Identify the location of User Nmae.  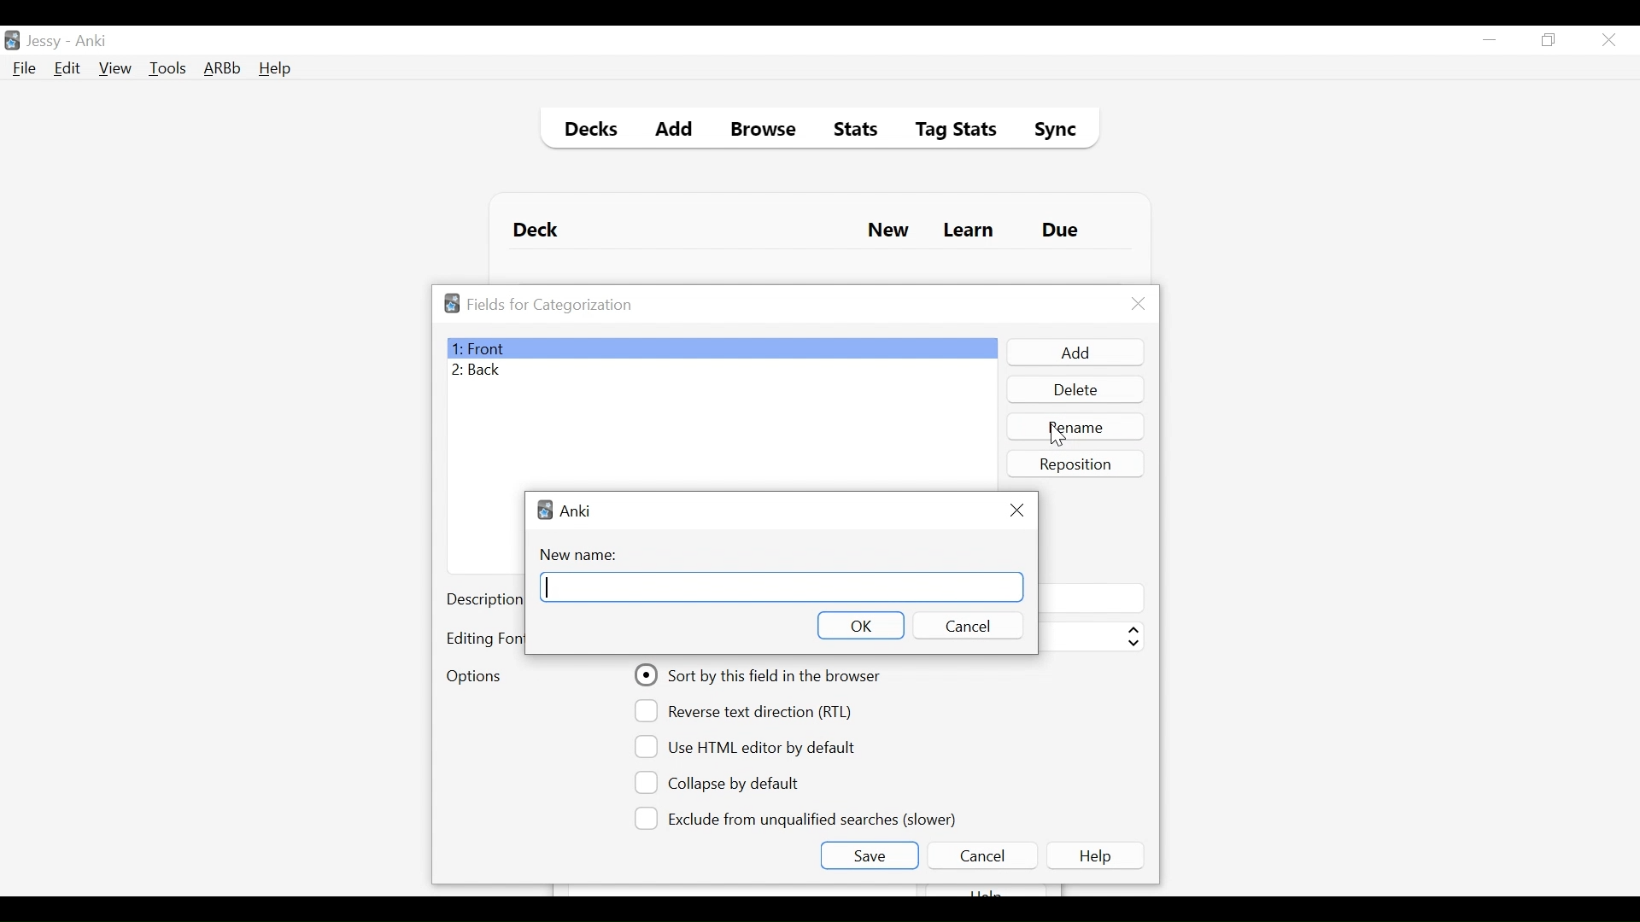
(47, 42).